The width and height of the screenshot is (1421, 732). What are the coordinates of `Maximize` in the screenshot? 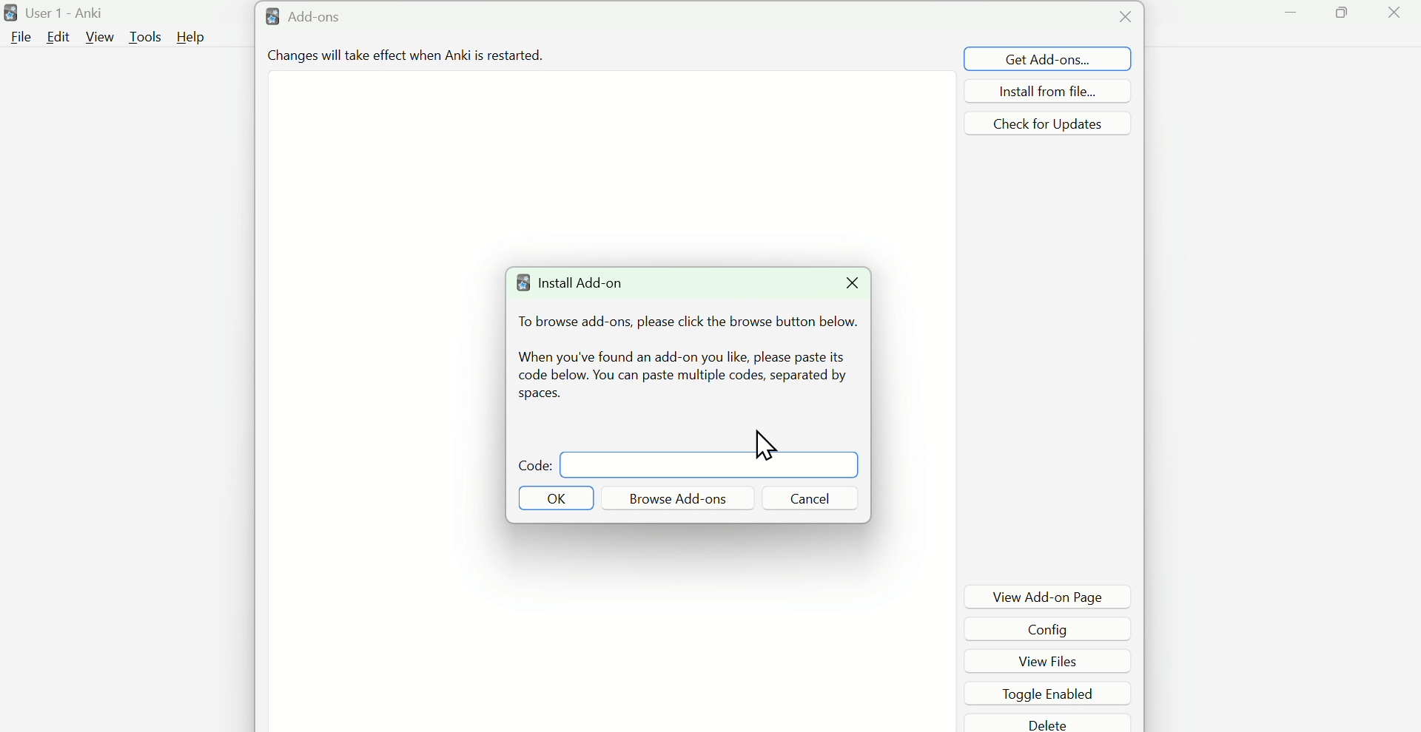 It's located at (1344, 16).